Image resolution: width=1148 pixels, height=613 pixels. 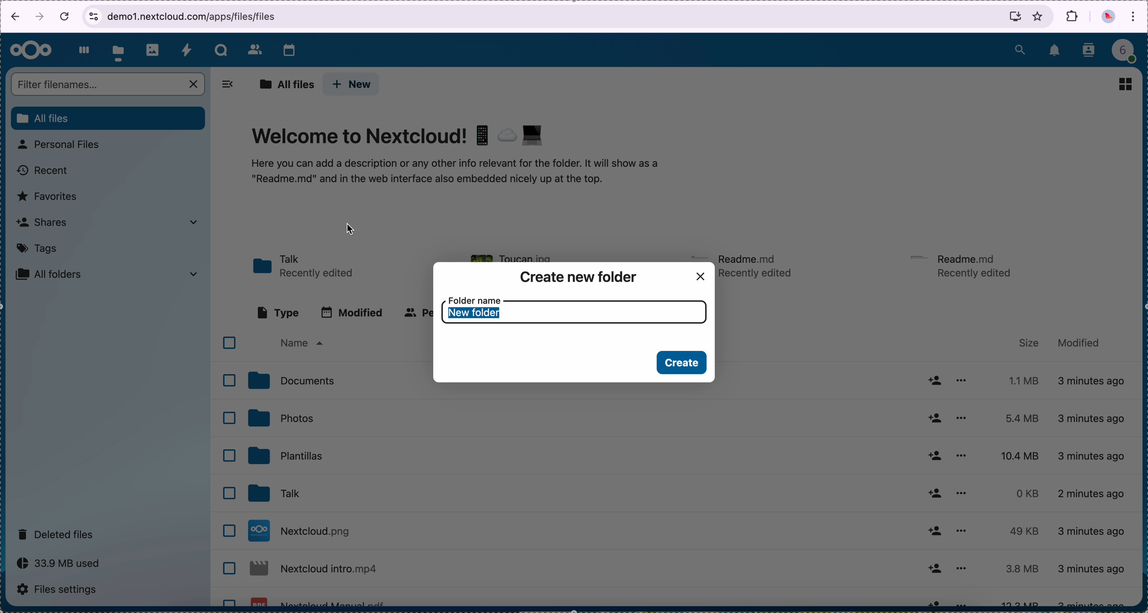 I want to click on URL, so click(x=189, y=16).